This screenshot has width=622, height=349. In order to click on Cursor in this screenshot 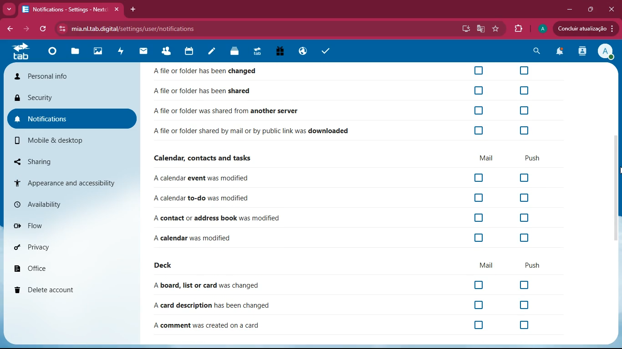, I will do `click(618, 171)`.